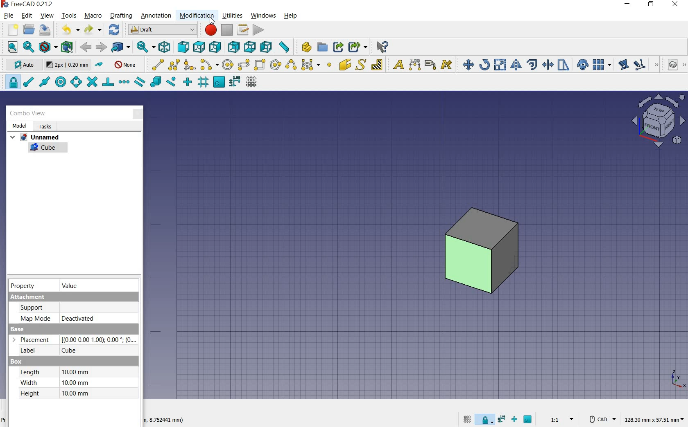  What do you see at coordinates (203, 83) in the screenshot?
I see `snap grid` at bounding box center [203, 83].